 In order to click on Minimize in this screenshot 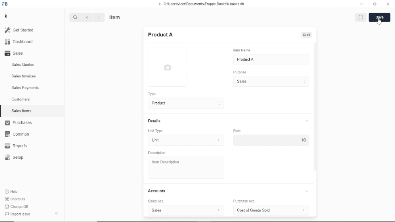, I will do `click(362, 4)`.